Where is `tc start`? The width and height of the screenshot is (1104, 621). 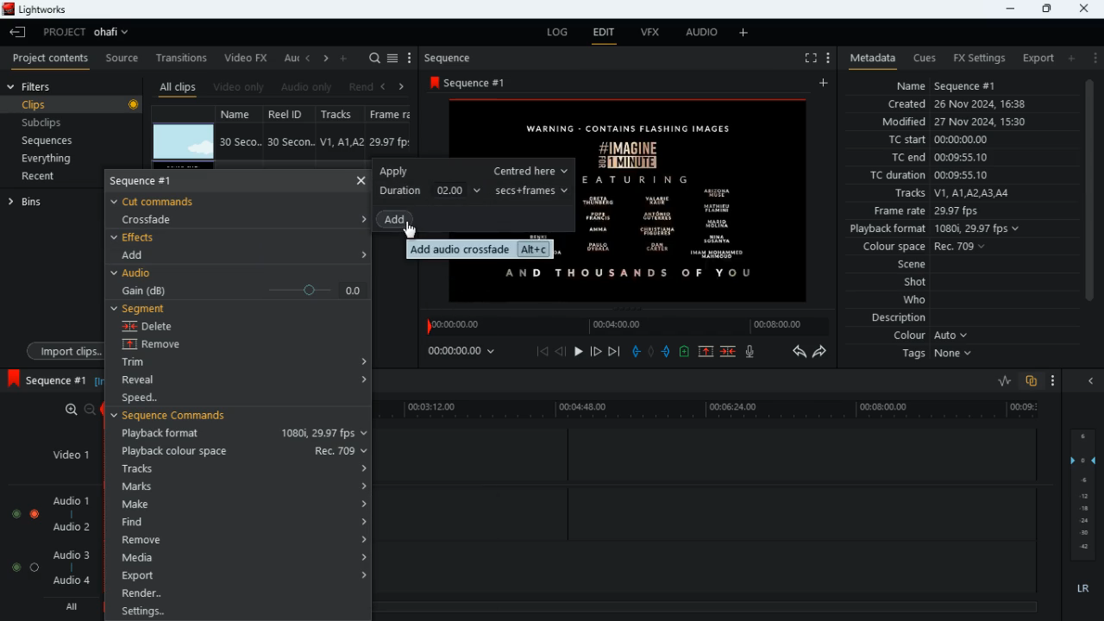 tc start is located at coordinates (937, 141).